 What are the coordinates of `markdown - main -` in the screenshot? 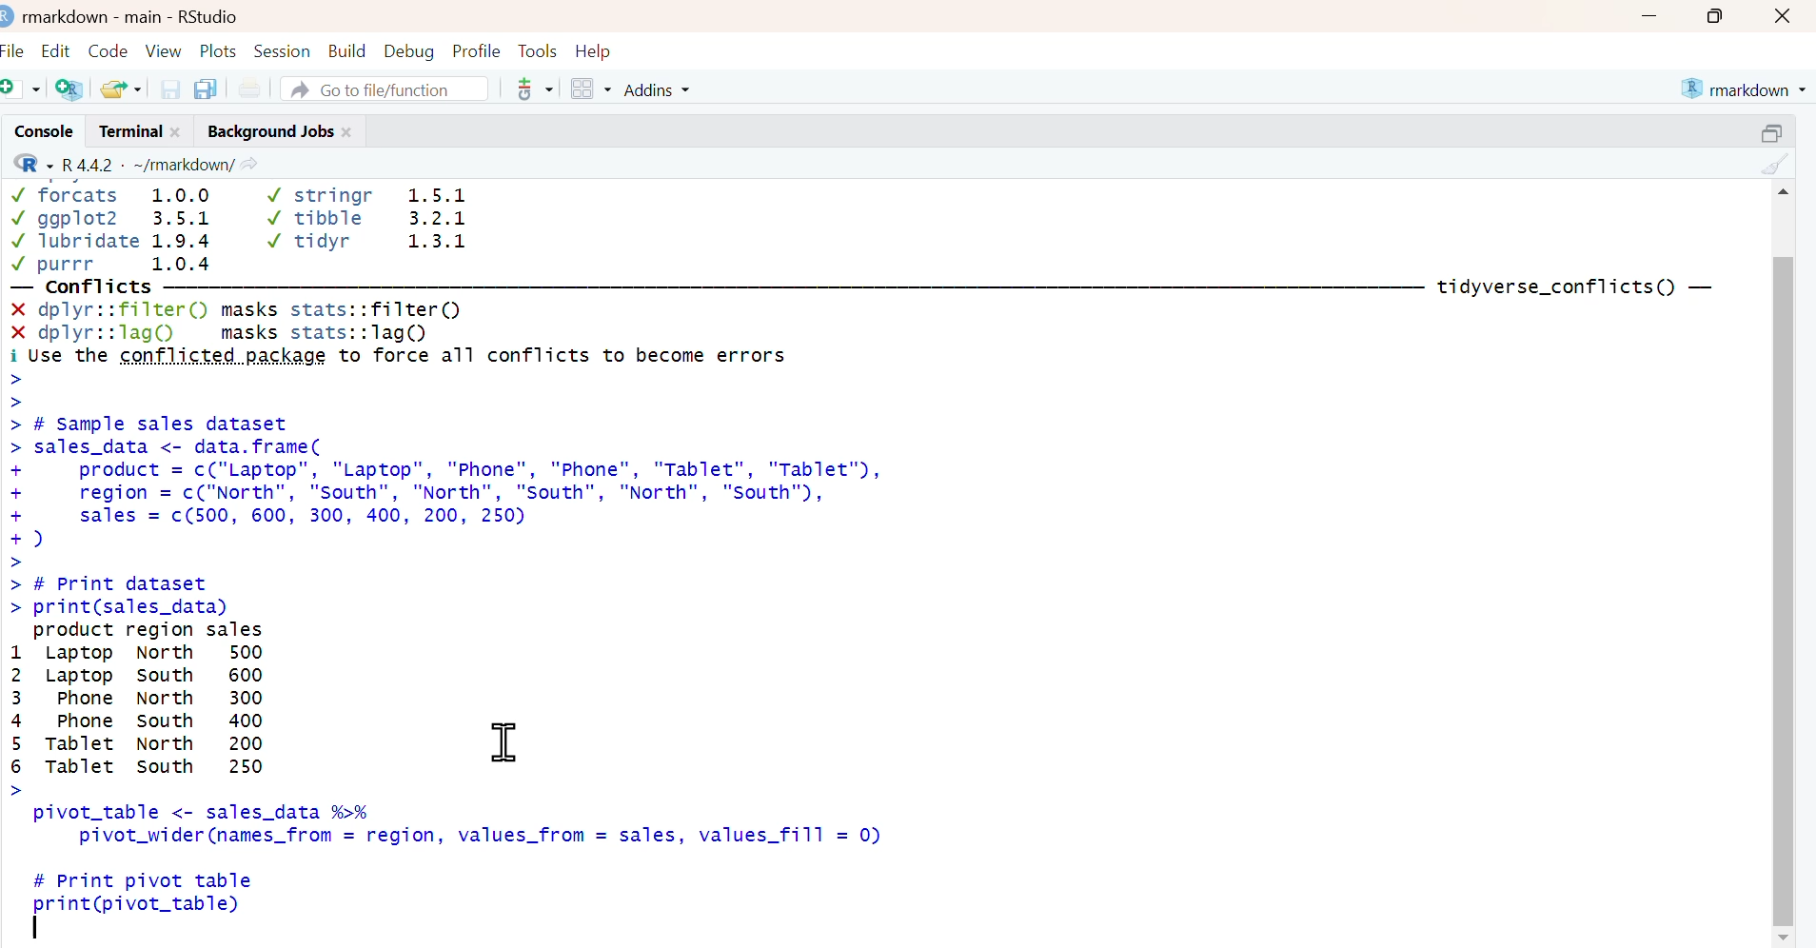 It's located at (94, 14).